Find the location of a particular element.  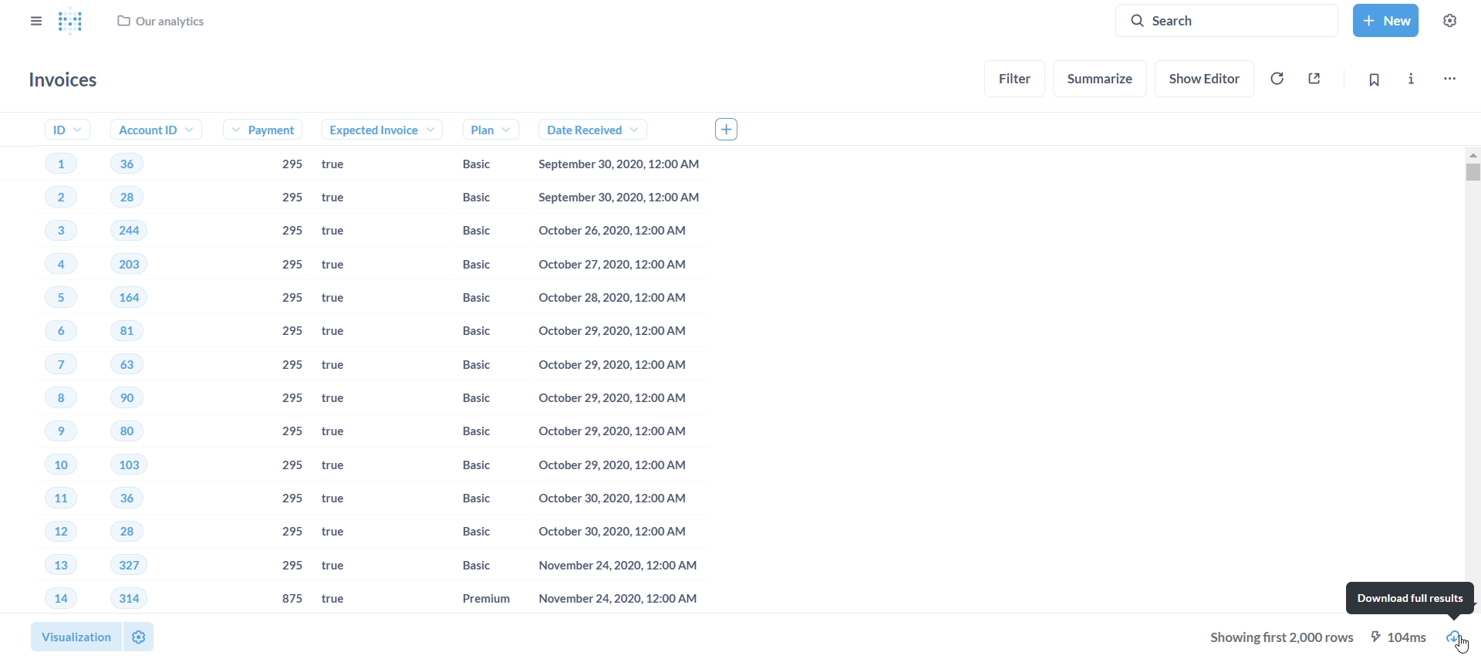

invoices is located at coordinates (67, 80).